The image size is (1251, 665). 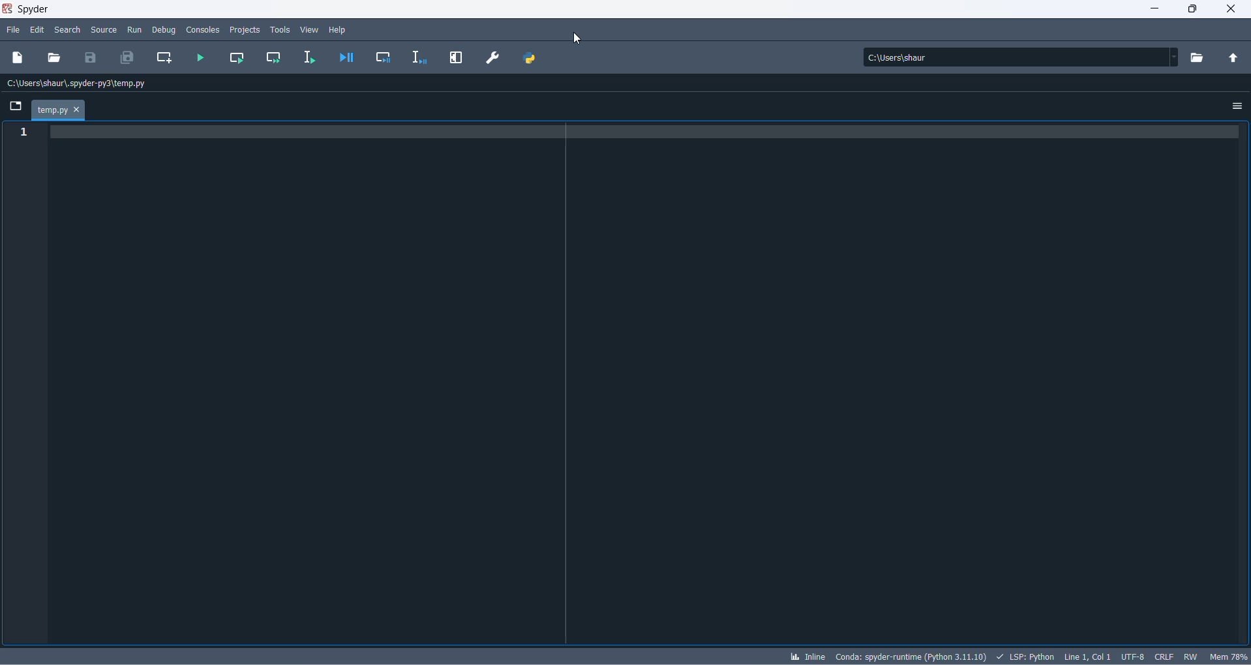 What do you see at coordinates (1165, 657) in the screenshot?
I see `file EOL status` at bounding box center [1165, 657].